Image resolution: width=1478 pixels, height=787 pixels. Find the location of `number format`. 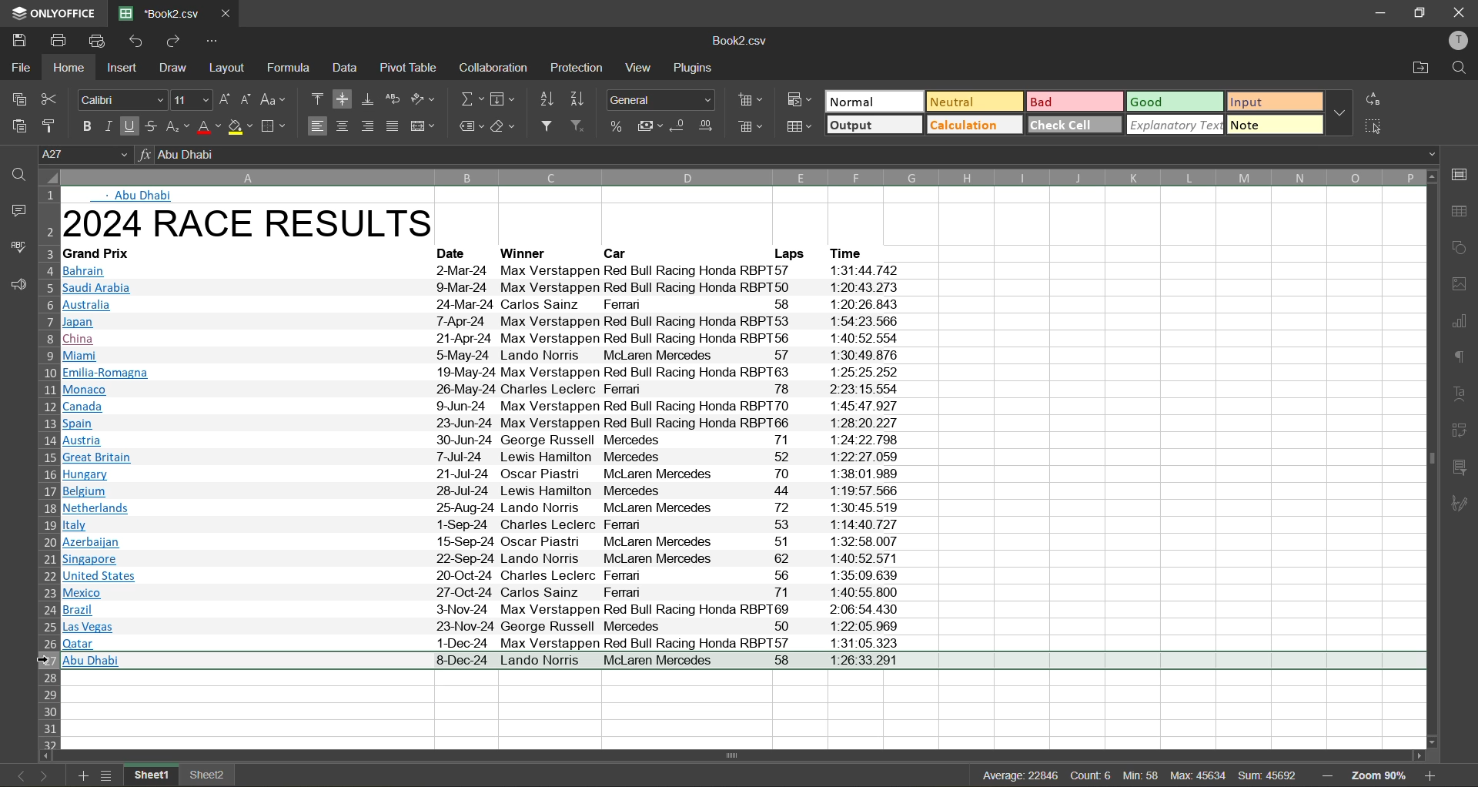

number format is located at coordinates (664, 98).